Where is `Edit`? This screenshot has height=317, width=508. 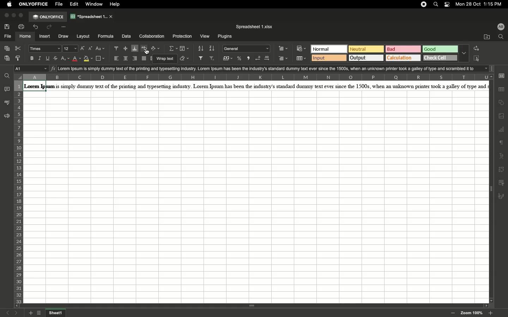 Edit is located at coordinates (75, 4).